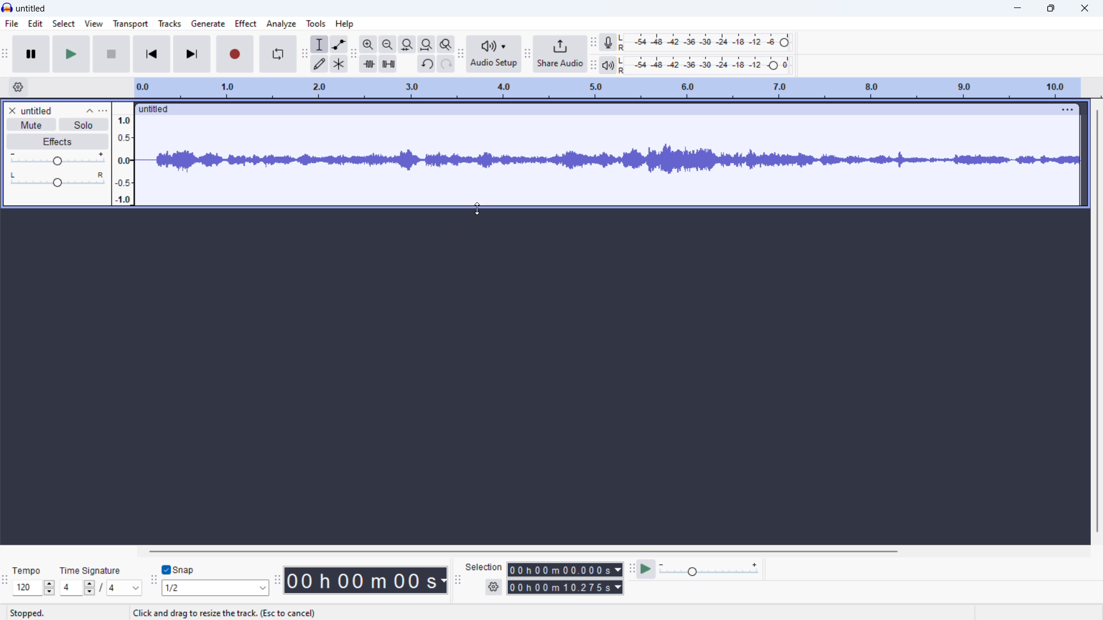 This screenshot has width=1103, height=620. Describe the element at coordinates (83, 124) in the screenshot. I see `solo` at that location.